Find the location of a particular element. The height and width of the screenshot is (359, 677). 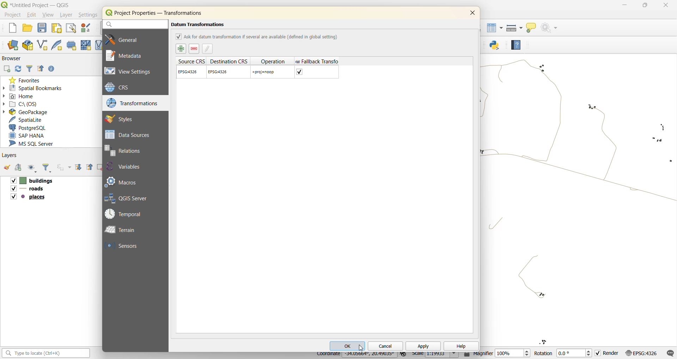

edit is located at coordinates (207, 49).